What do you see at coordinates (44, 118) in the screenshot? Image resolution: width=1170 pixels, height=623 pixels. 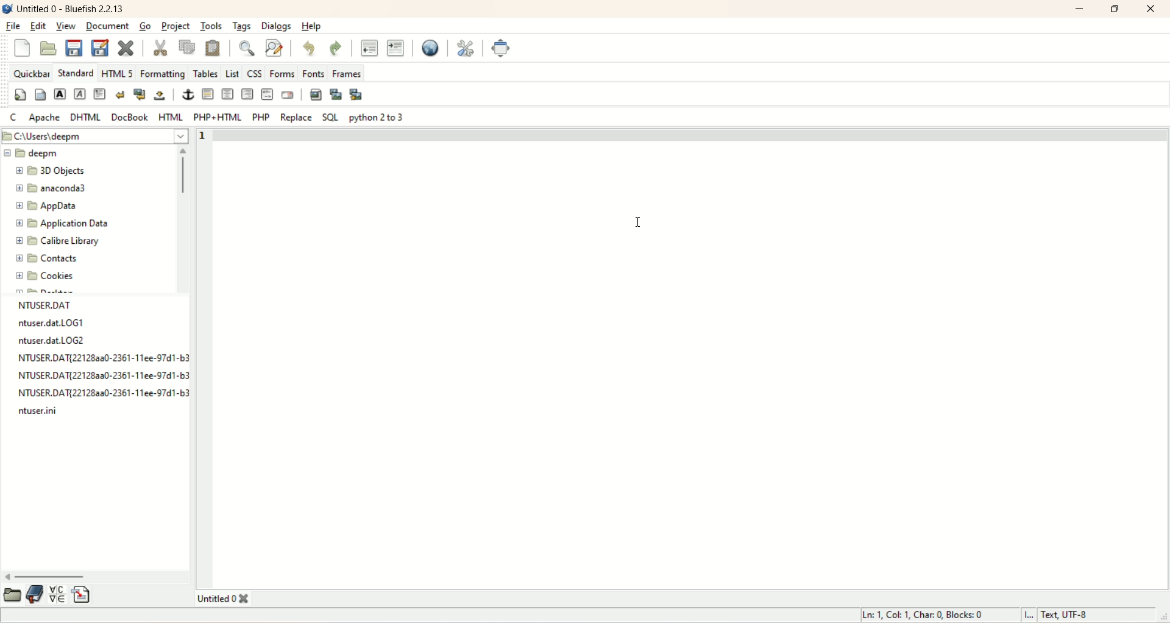 I see `Apache` at bounding box center [44, 118].